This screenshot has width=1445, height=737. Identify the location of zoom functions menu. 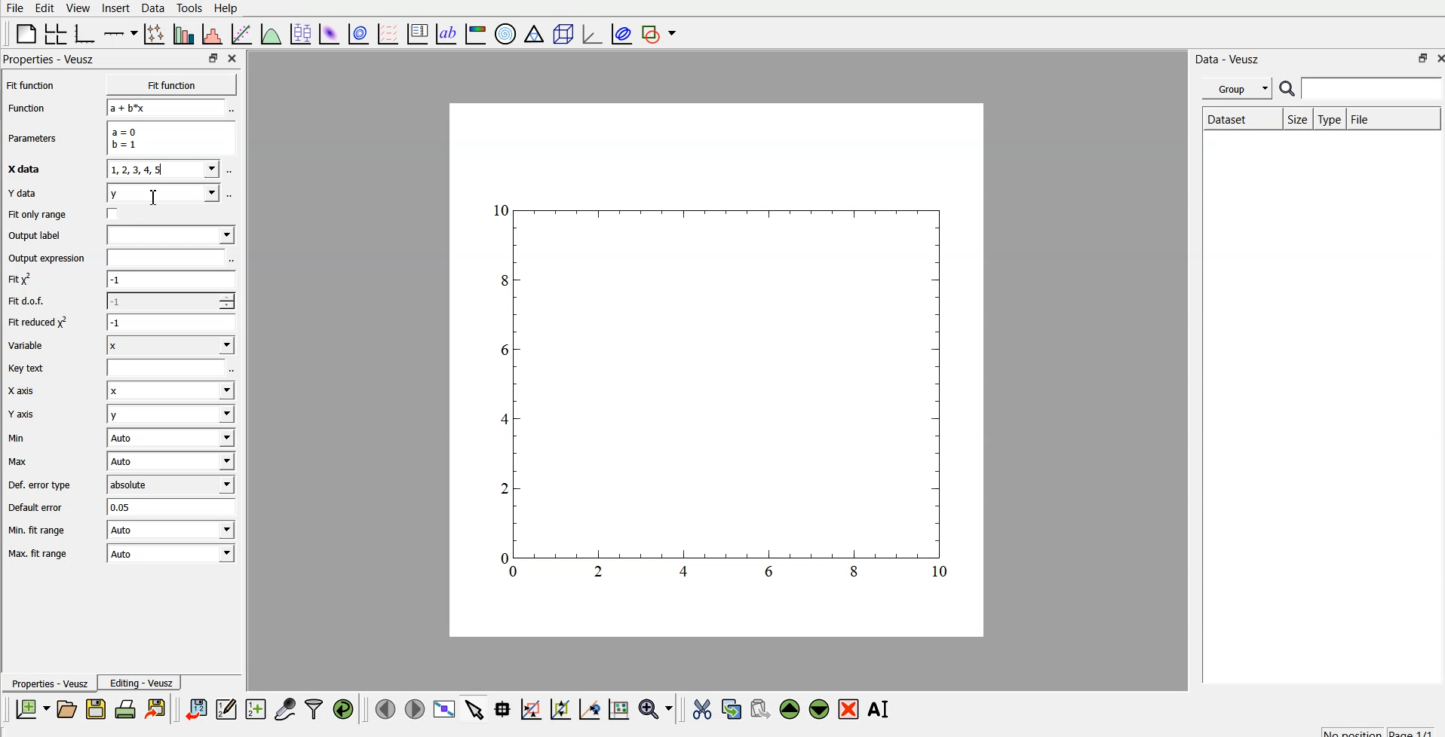
(655, 711).